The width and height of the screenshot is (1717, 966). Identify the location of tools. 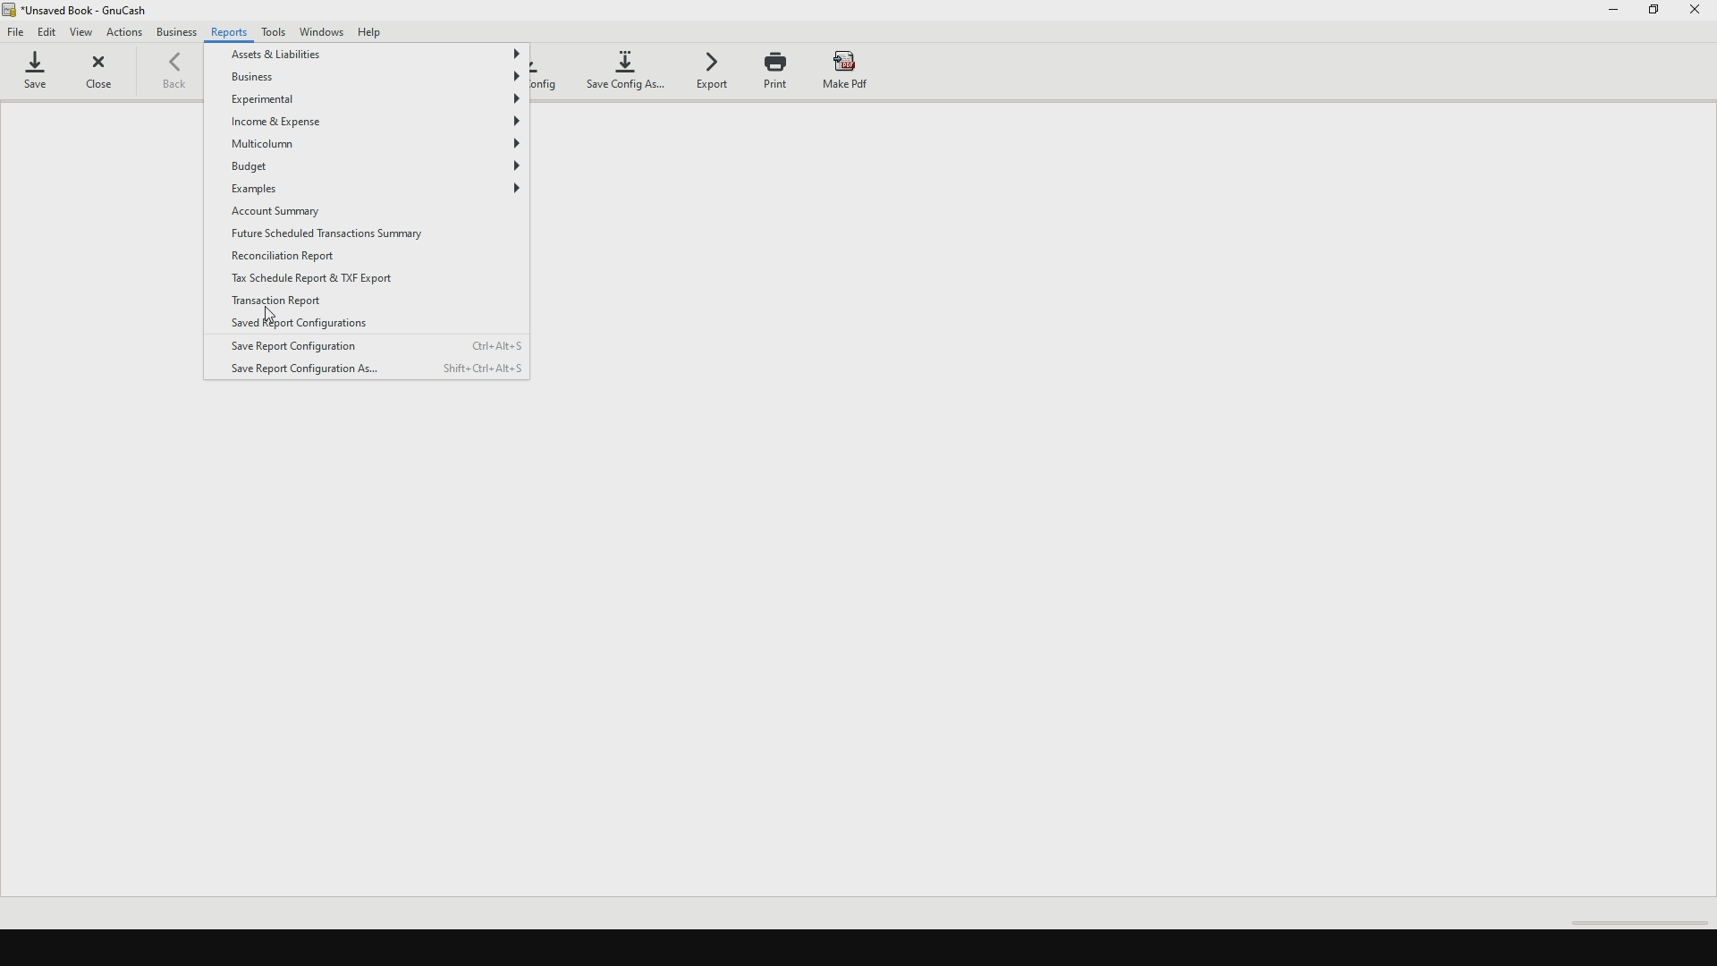
(275, 32).